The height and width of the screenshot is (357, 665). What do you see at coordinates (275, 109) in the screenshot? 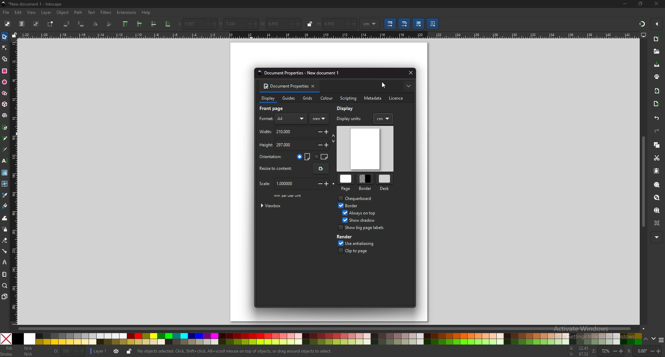
I see `front page` at bounding box center [275, 109].